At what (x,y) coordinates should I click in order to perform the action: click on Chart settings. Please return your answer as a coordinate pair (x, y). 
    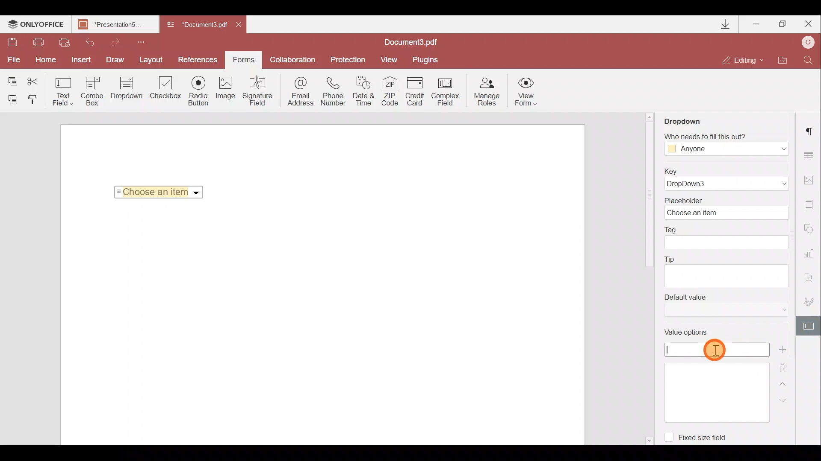
    Looking at the image, I should click on (811, 254).